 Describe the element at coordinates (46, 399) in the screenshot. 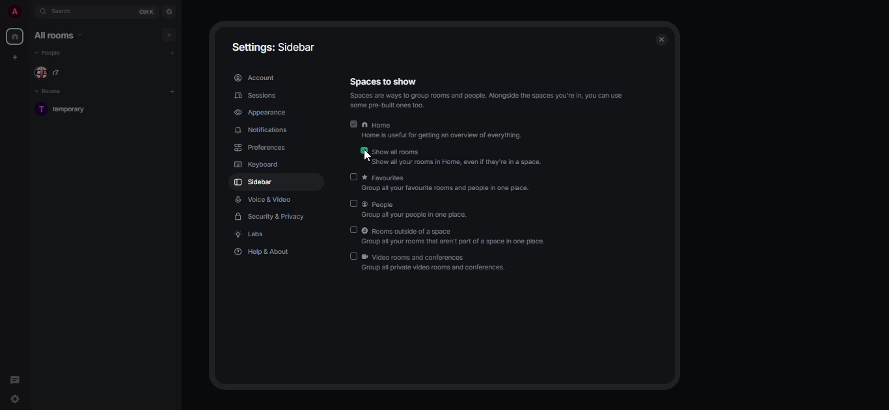

I see `quick settings` at that location.